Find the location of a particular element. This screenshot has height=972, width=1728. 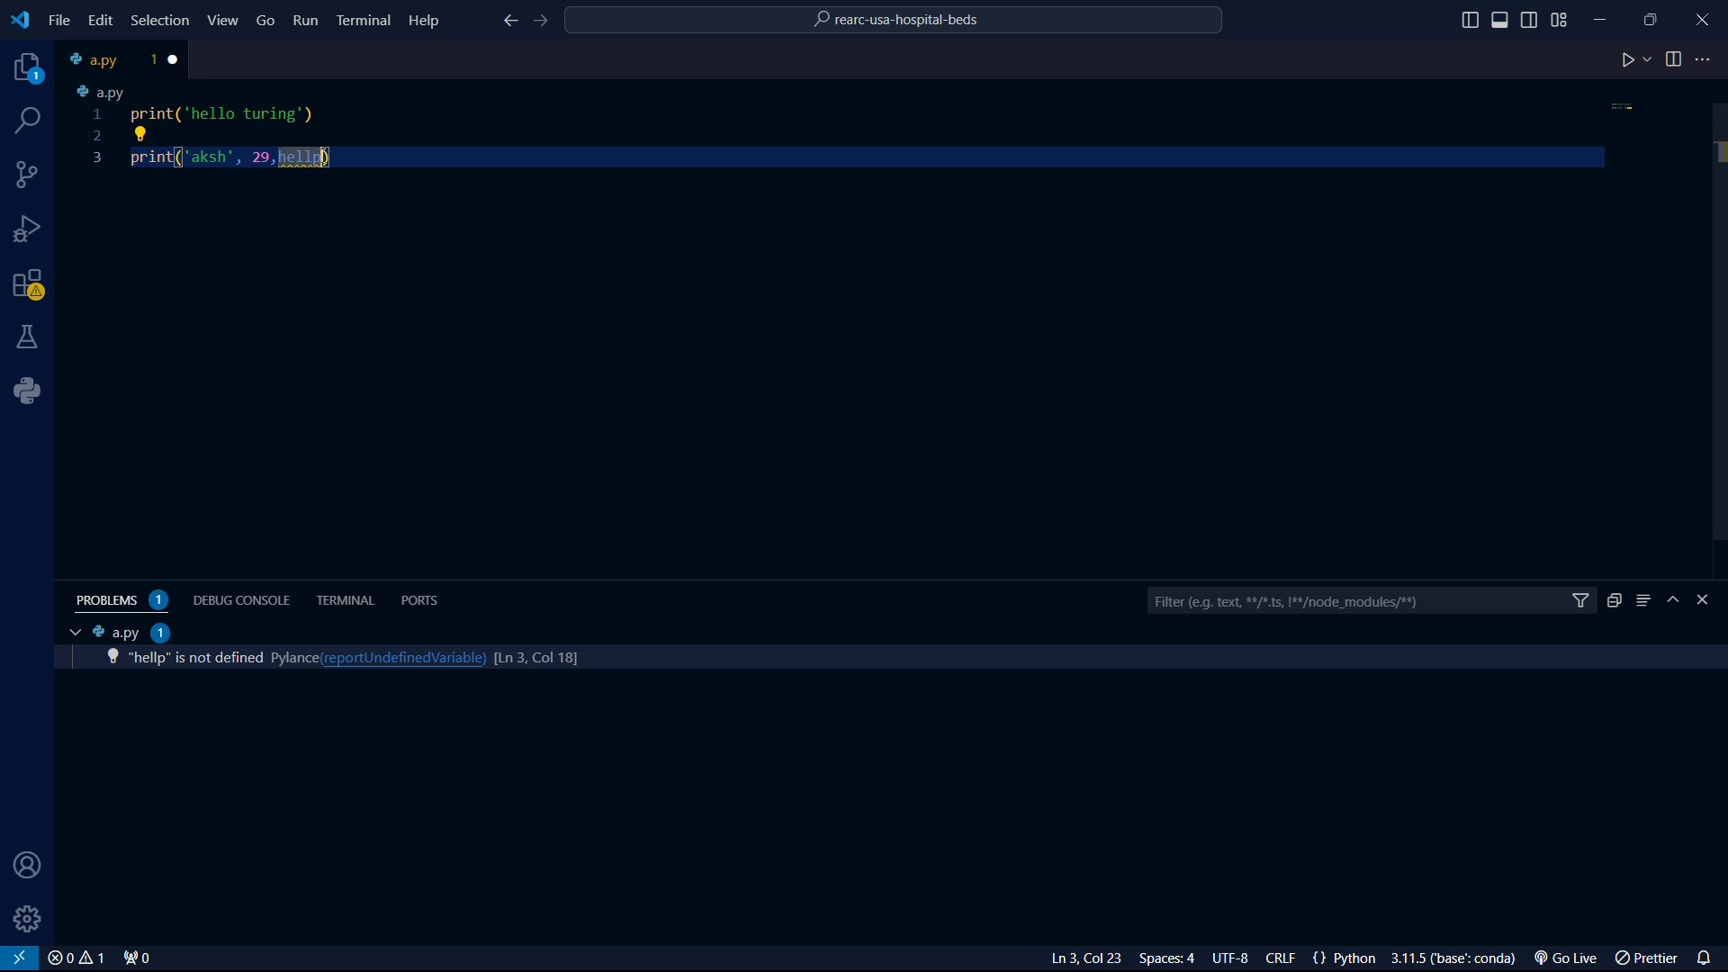

rearc-usa-hospital-beds is located at coordinates (895, 22).